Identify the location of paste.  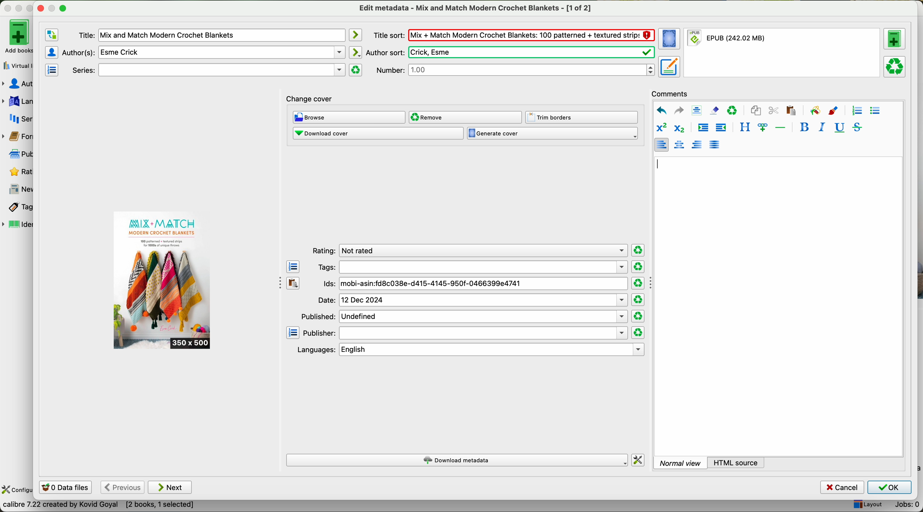
(790, 110).